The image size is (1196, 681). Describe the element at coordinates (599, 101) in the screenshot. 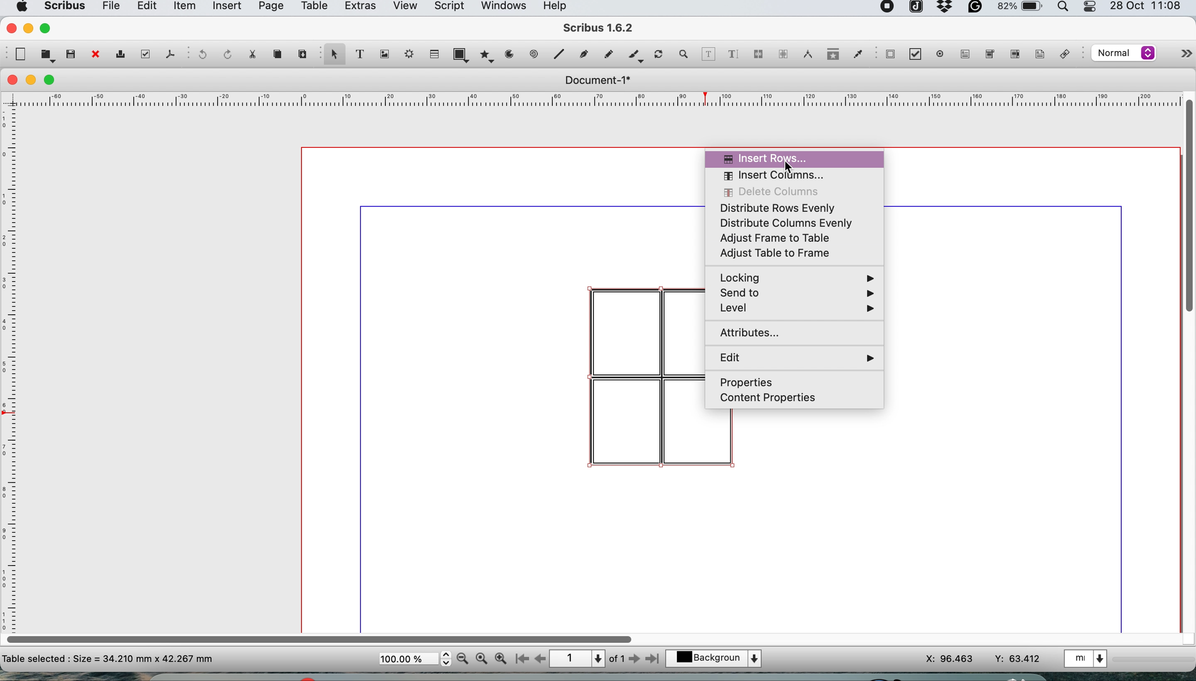

I see `horizontal scale` at that location.